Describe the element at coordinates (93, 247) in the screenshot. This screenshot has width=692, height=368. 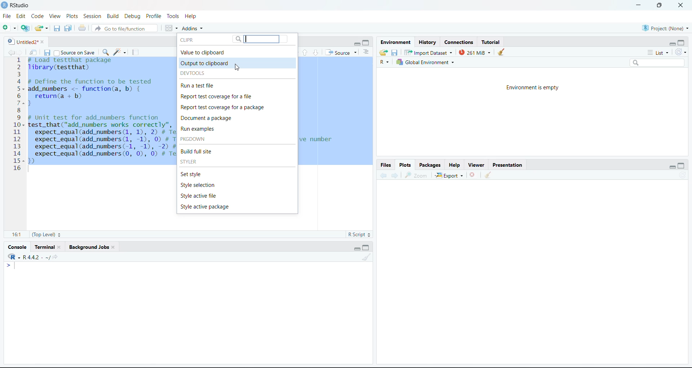
I see `Background jobs` at that location.